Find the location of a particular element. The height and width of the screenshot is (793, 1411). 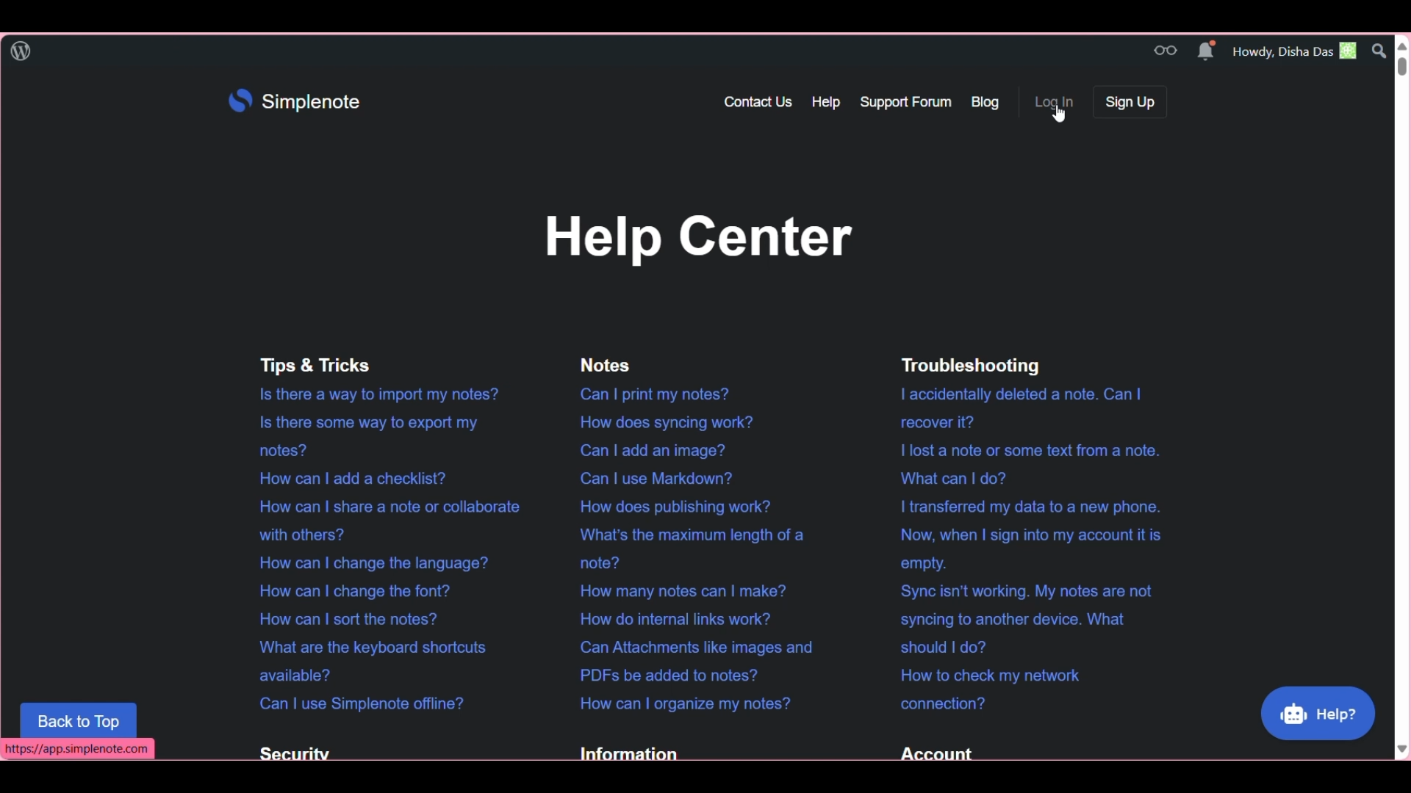

Is there some way to export my notes? is located at coordinates (359, 434).